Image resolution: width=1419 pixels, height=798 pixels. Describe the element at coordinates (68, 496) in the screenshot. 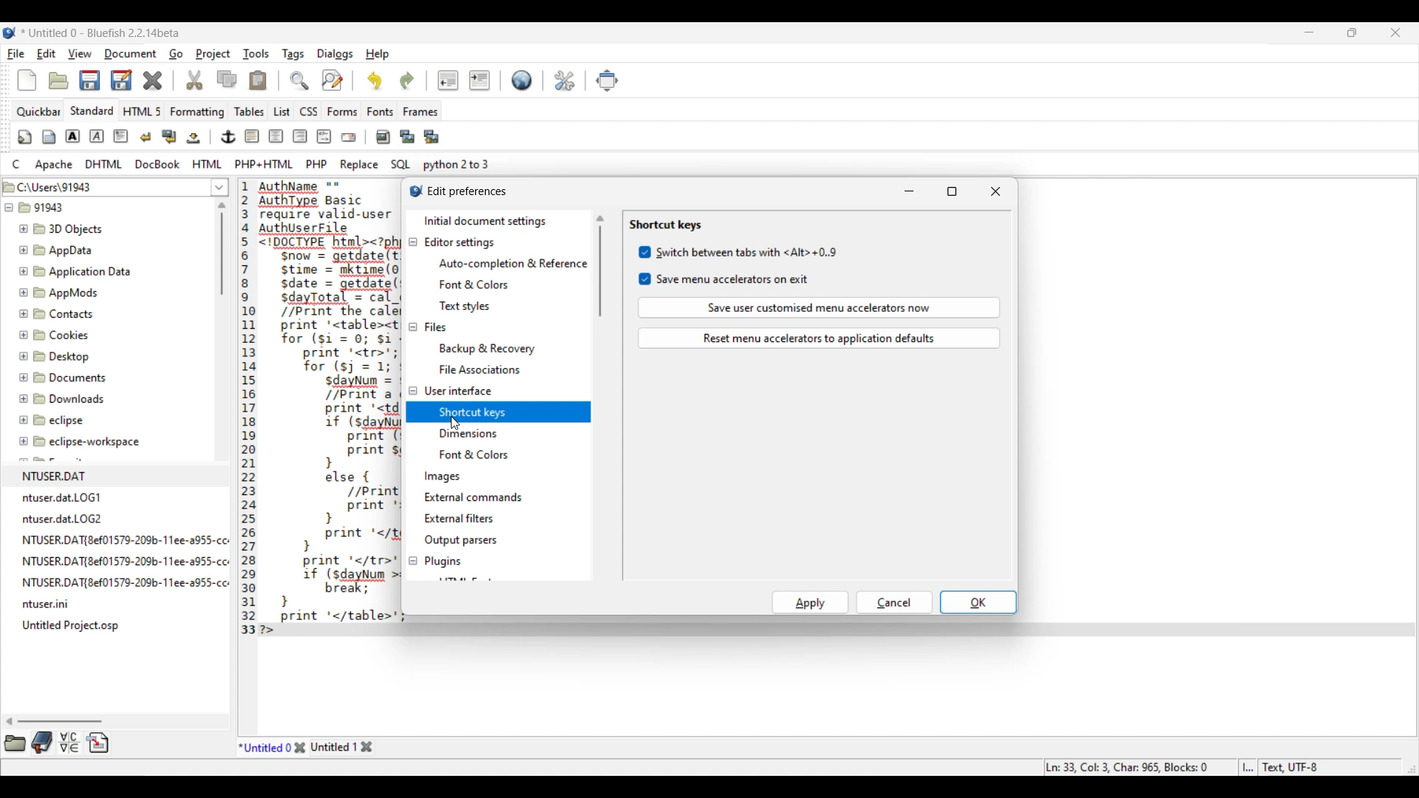

I see `ntuser.dat.LOG1` at that location.